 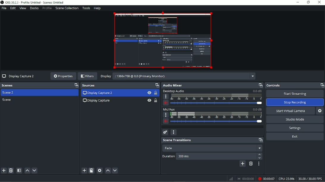 What do you see at coordinates (243, 164) in the screenshot?
I see `Add configurable transition` at bounding box center [243, 164].